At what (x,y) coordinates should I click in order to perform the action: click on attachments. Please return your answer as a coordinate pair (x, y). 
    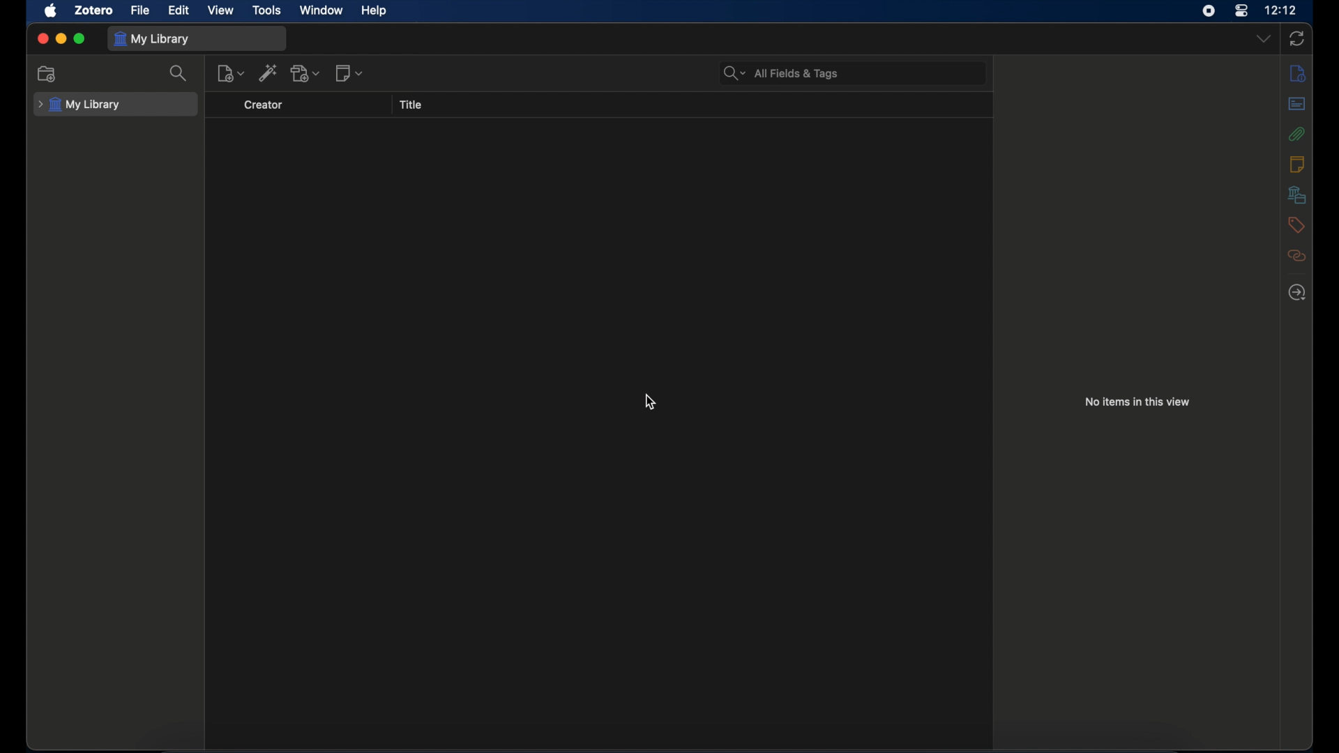
    Looking at the image, I should click on (1297, 134).